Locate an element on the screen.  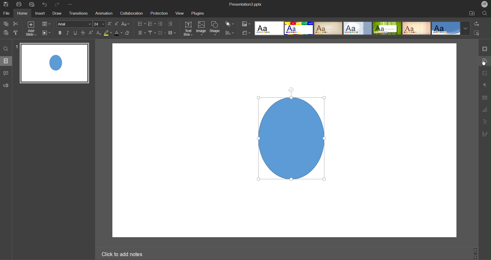
Increase Indent is located at coordinates (170, 24).